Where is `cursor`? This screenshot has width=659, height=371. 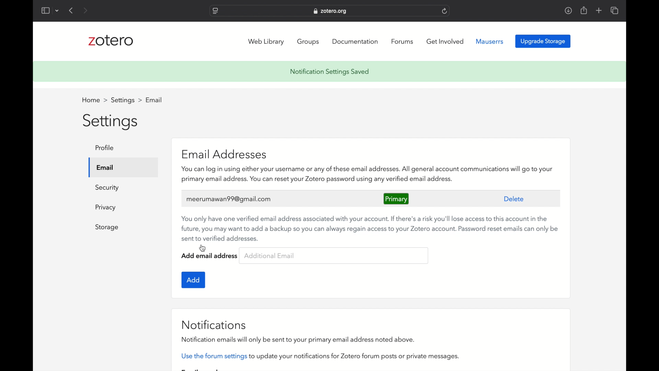
cursor is located at coordinates (203, 248).